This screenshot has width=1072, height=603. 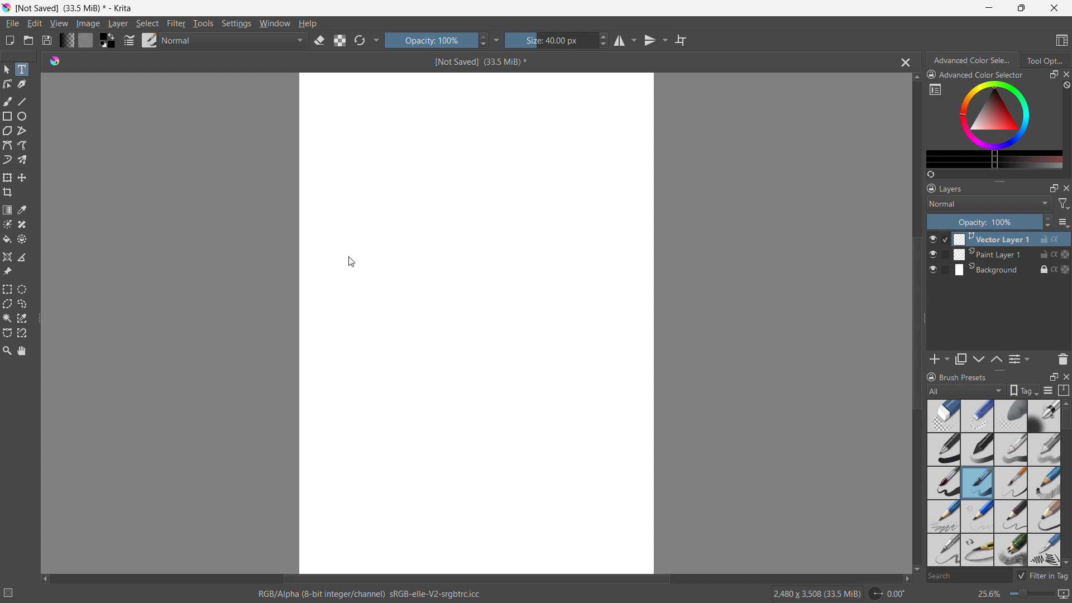 What do you see at coordinates (8, 116) in the screenshot?
I see `rectangle tool` at bounding box center [8, 116].